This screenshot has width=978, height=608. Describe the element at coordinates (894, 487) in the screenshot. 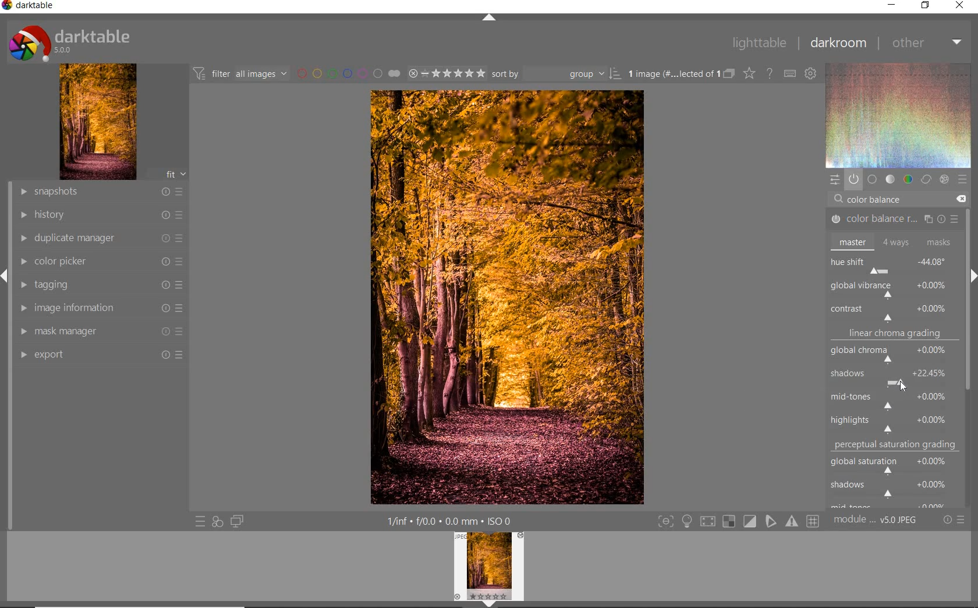

I see `shadows` at that location.